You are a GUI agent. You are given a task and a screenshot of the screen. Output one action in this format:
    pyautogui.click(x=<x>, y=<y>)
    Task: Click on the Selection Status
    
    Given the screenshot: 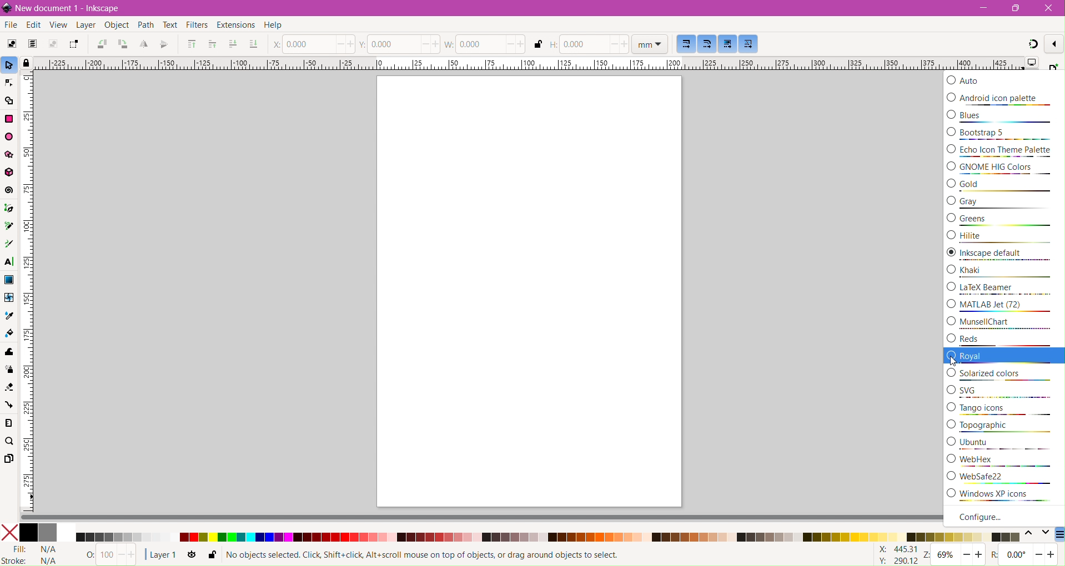 What is the action you would take?
    pyautogui.click(x=425, y=555)
    